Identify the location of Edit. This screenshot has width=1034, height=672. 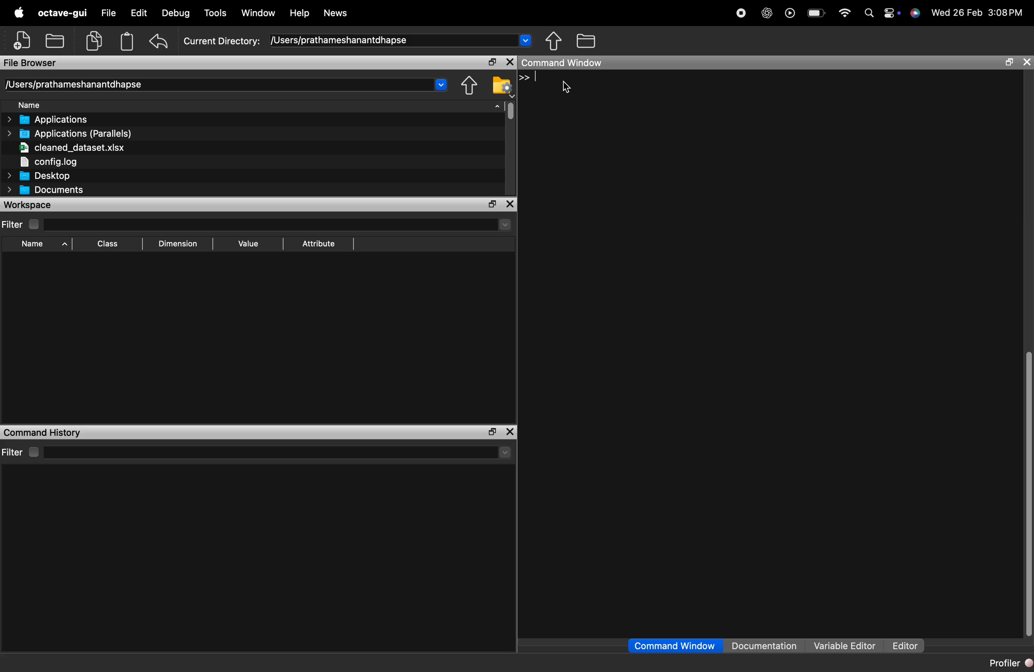
(136, 13).